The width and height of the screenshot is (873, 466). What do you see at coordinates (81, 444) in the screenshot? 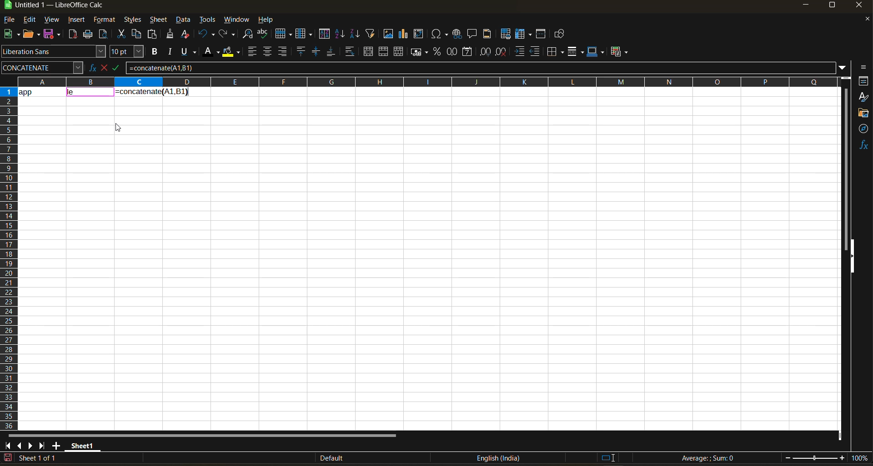
I see `sheet name` at bounding box center [81, 444].